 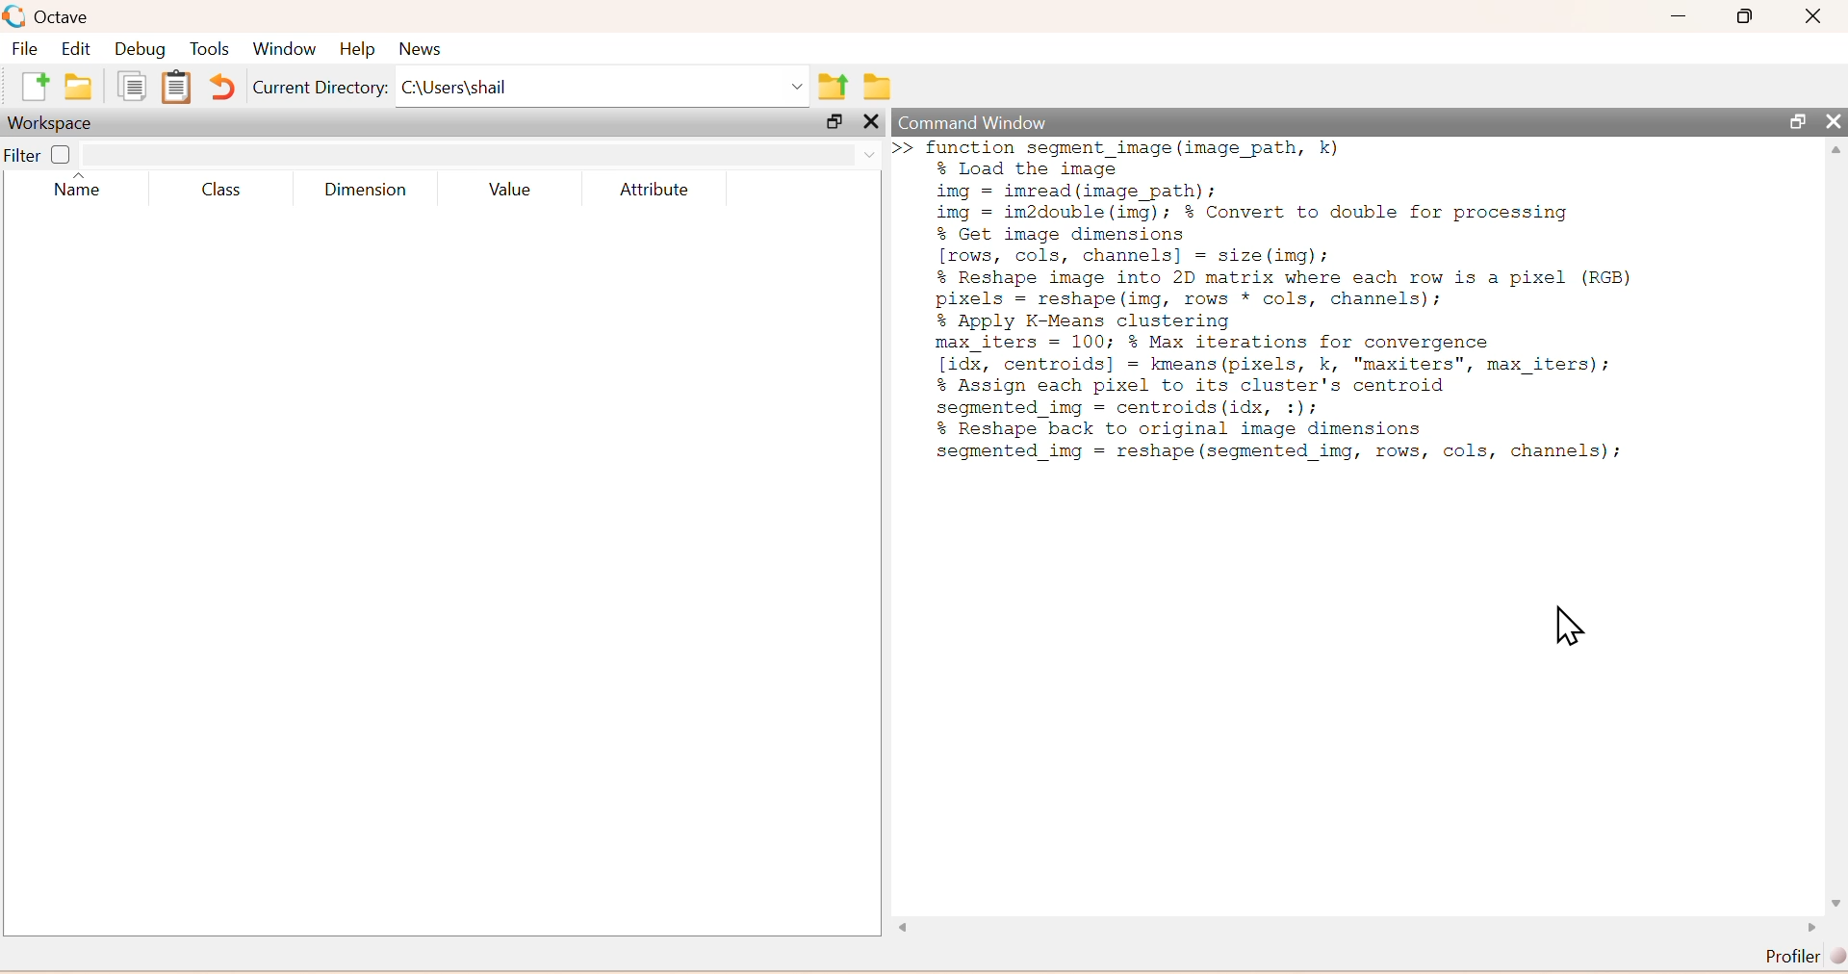 What do you see at coordinates (1829, 122) in the screenshot?
I see `Close` at bounding box center [1829, 122].